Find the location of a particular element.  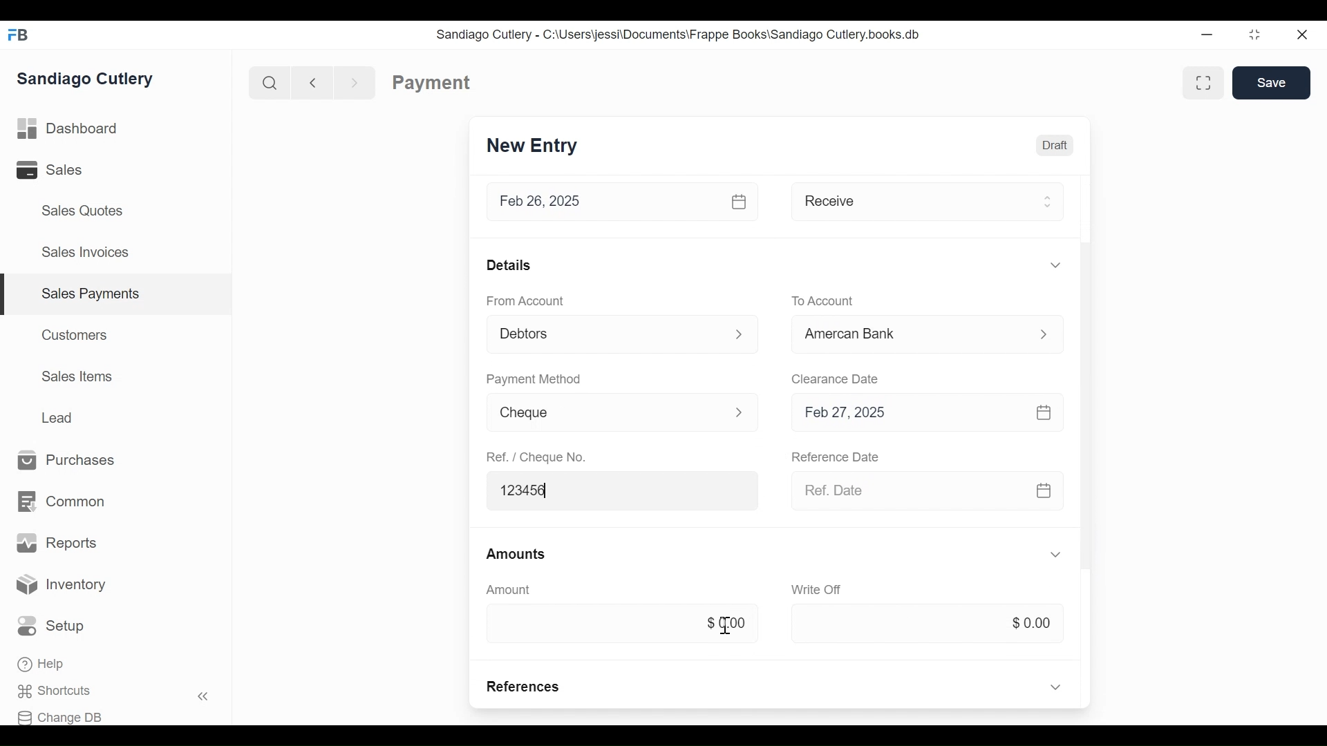

Reference Date is located at coordinates (837, 458).